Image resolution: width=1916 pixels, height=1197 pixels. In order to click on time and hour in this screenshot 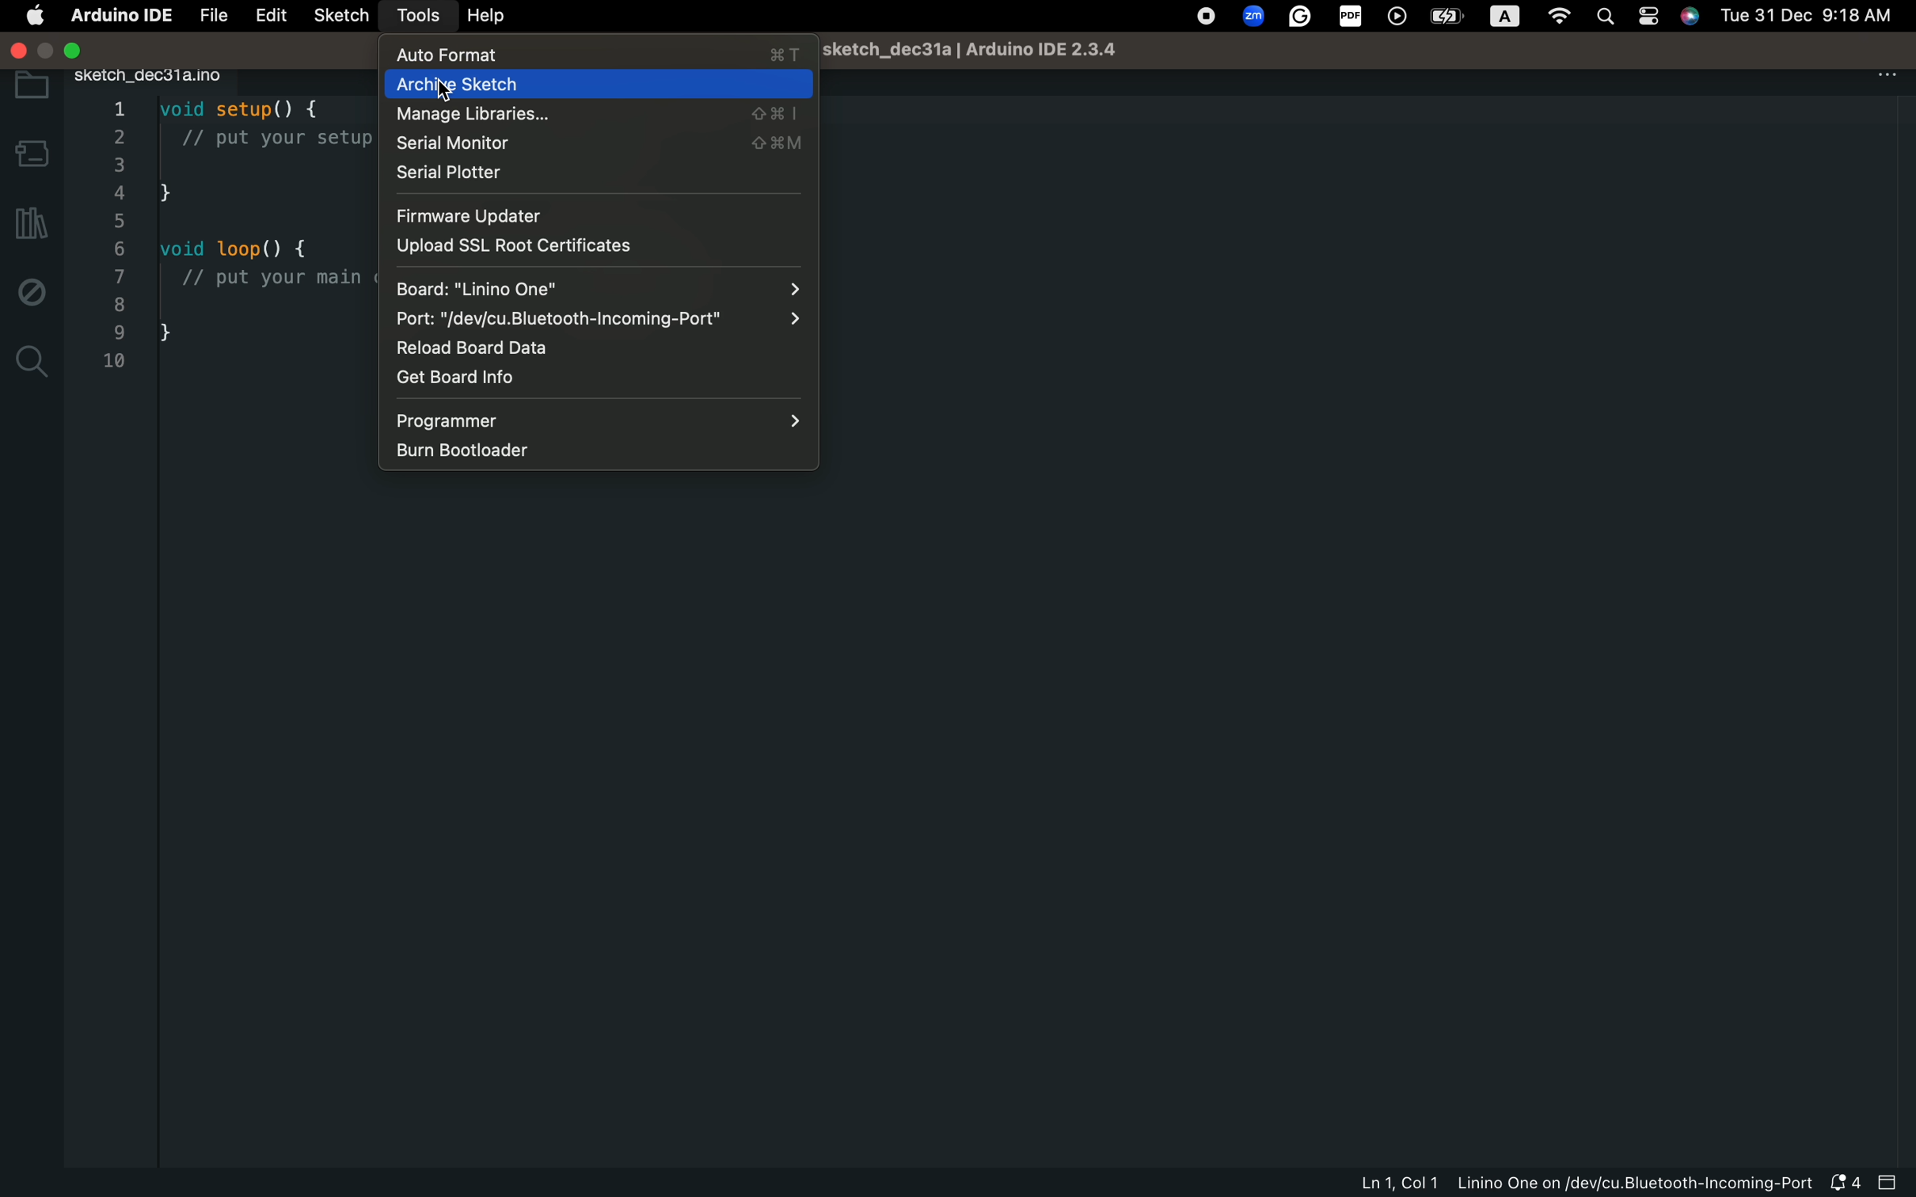, I will do `click(1811, 14)`.